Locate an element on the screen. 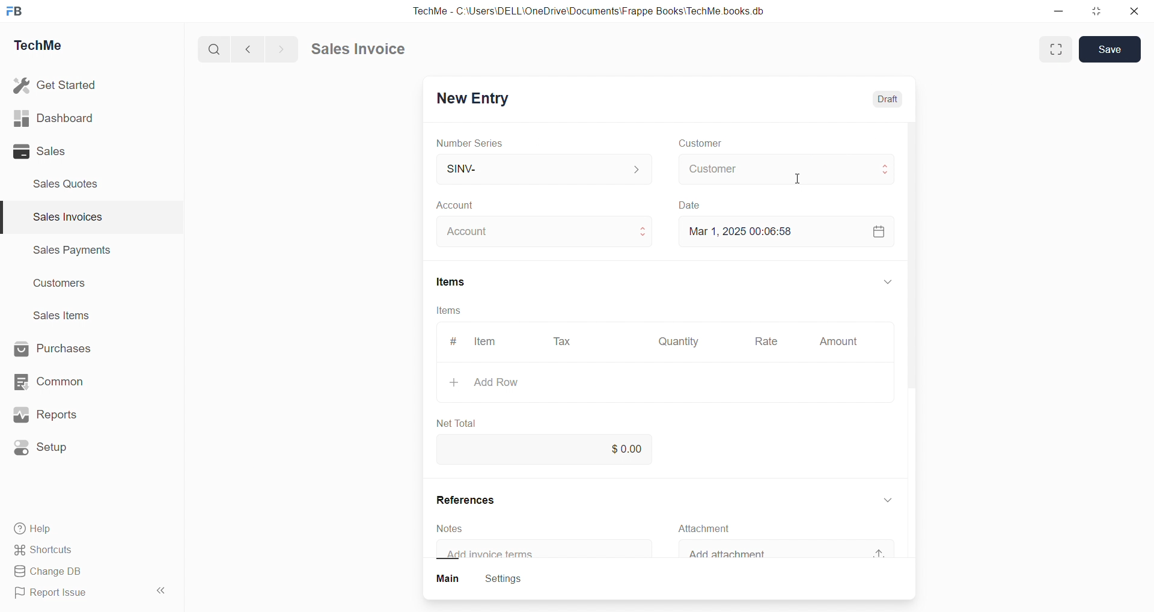 The height and width of the screenshot is (612, 1154). 8 Sales is located at coordinates (42, 151).